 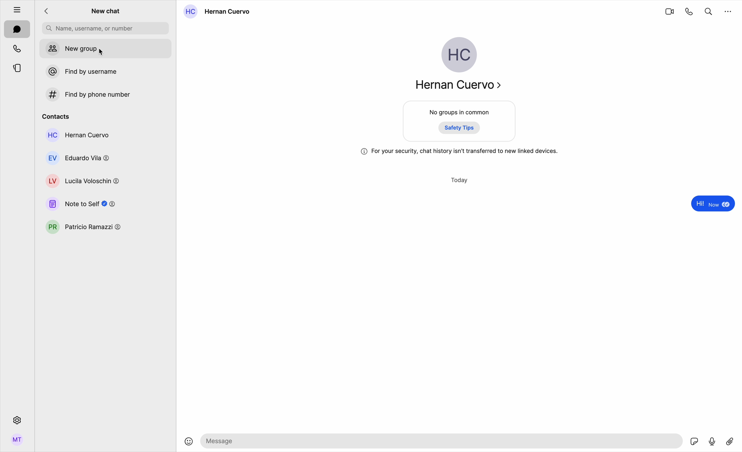 I want to click on arrow, so click(x=48, y=11).